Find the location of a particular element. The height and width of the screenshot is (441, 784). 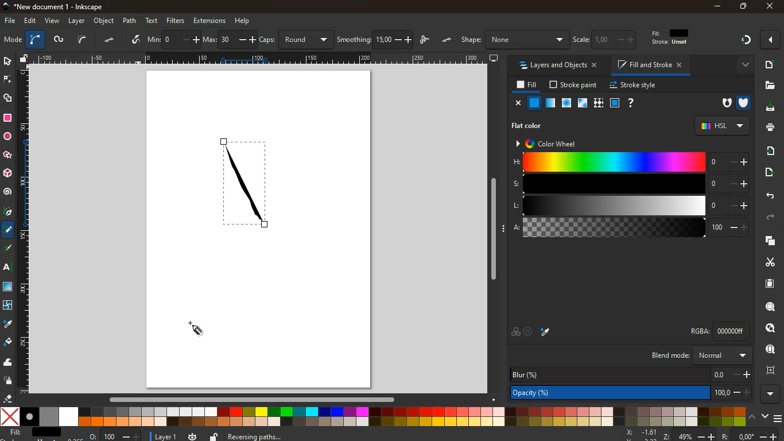

flat color is located at coordinates (528, 126).